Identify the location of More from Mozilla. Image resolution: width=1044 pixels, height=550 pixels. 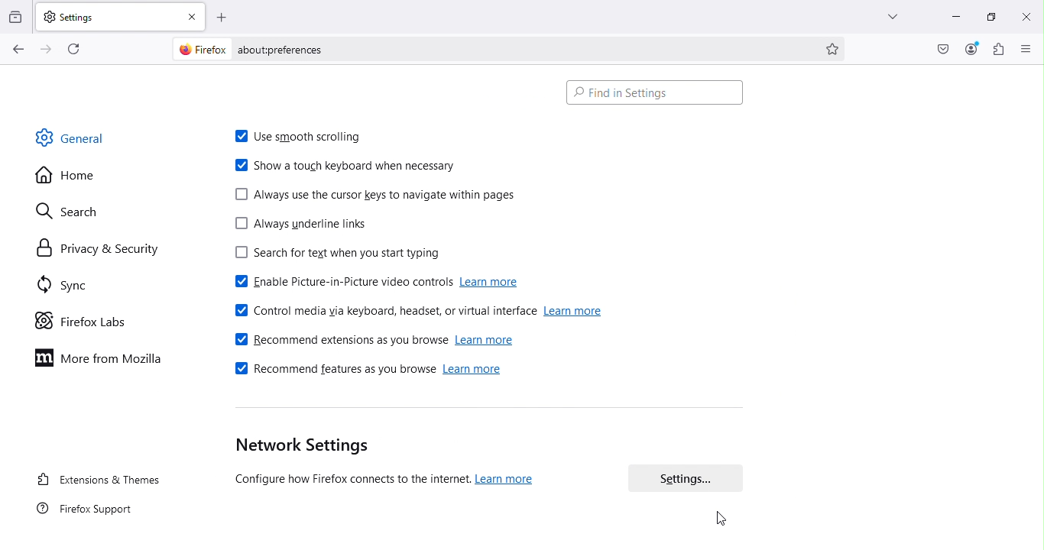
(103, 361).